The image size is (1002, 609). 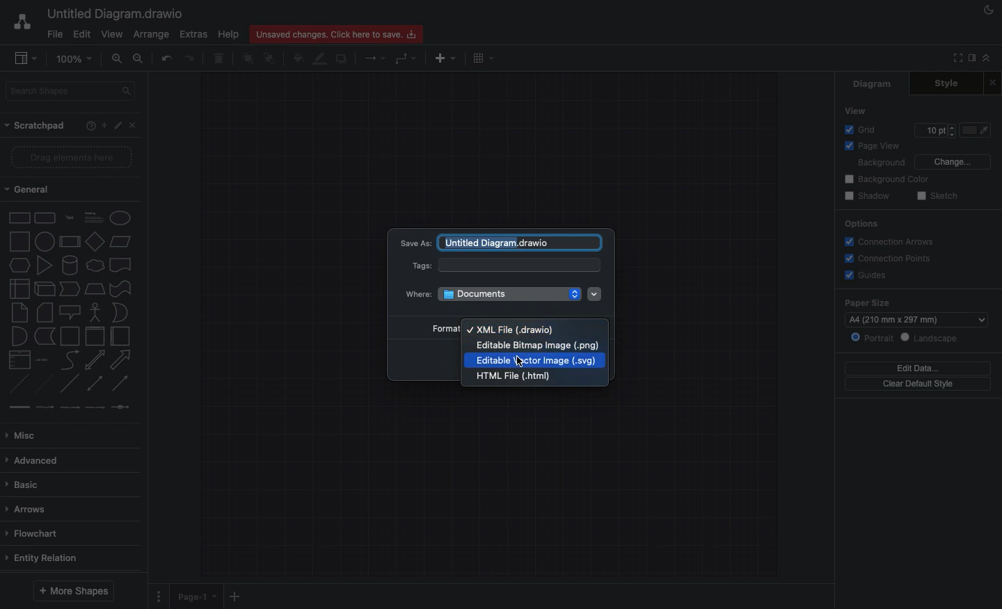 I want to click on Draw.io, so click(x=18, y=24).